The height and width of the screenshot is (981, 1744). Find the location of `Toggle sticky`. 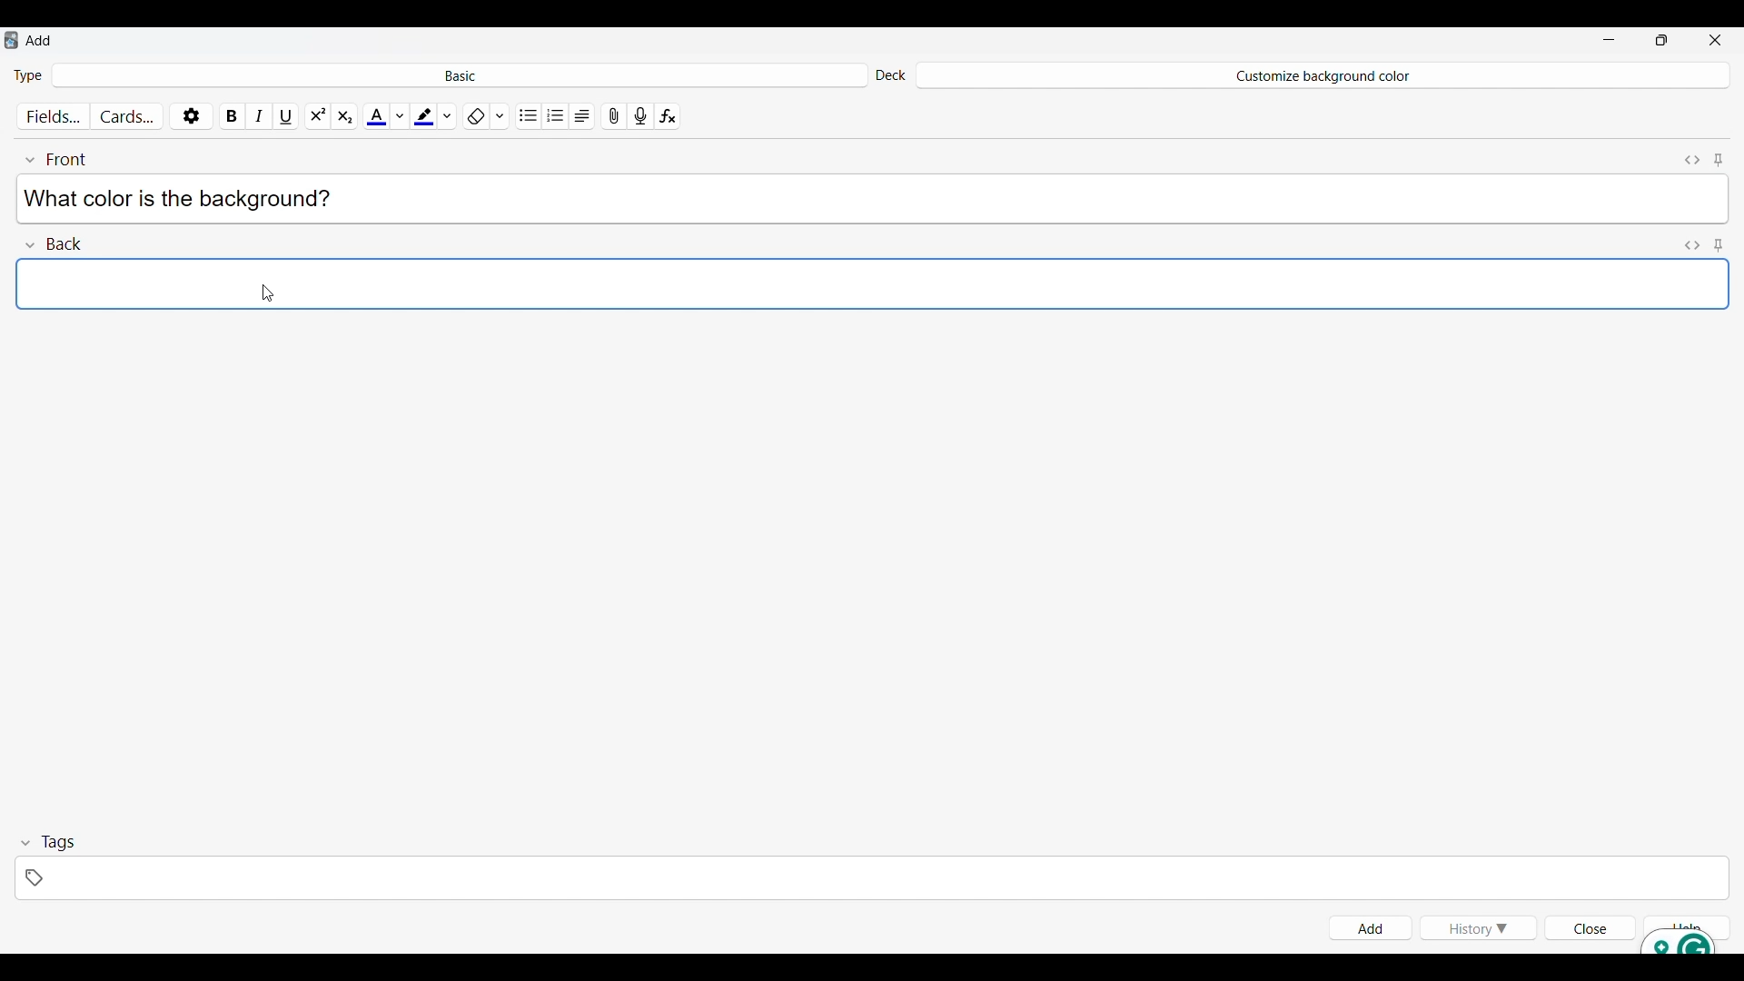

Toggle sticky is located at coordinates (1718, 243).